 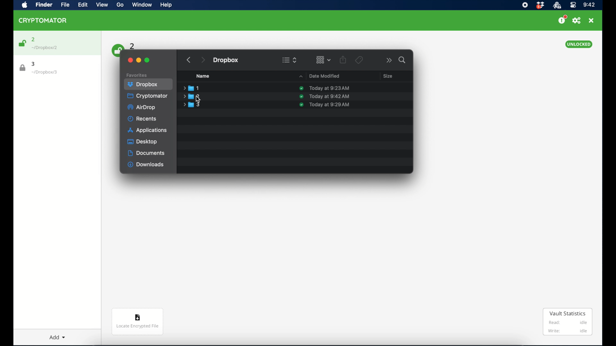 What do you see at coordinates (525, 5) in the screenshot?
I see `screen recorder icon` at bounding box center [525, 5].